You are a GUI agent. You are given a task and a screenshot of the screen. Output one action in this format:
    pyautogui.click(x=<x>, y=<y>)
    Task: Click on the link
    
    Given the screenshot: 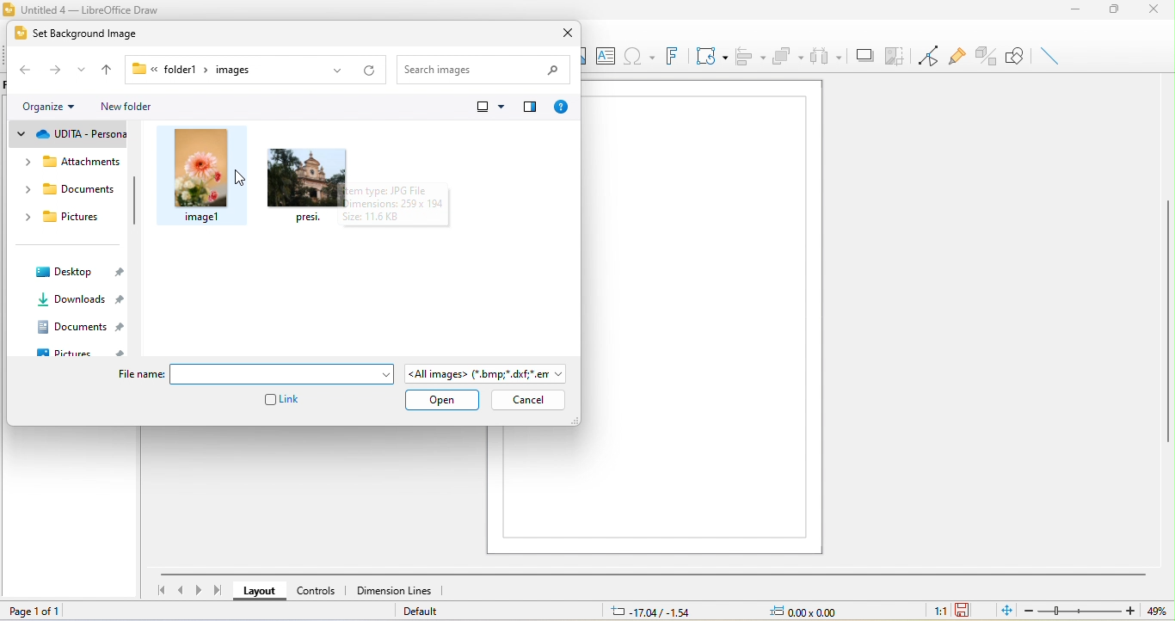 What is the action you would take?
    pyautogui.click(x=284, y=401)
    